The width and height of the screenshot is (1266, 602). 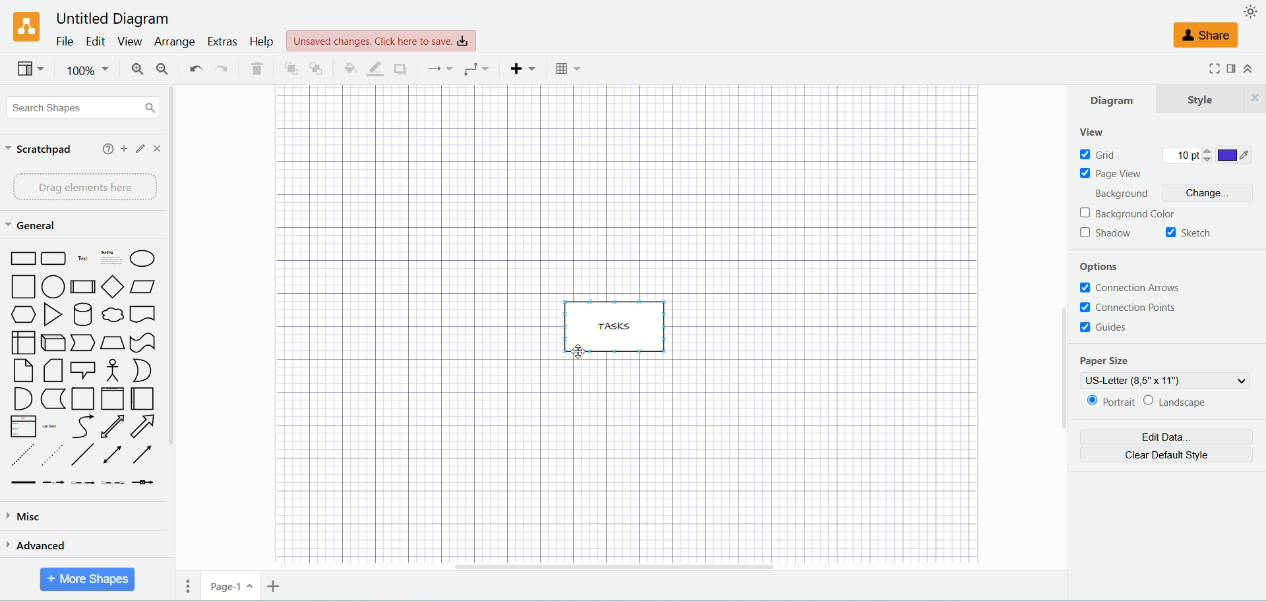 I want to click on table, so click(x=570, y=68).